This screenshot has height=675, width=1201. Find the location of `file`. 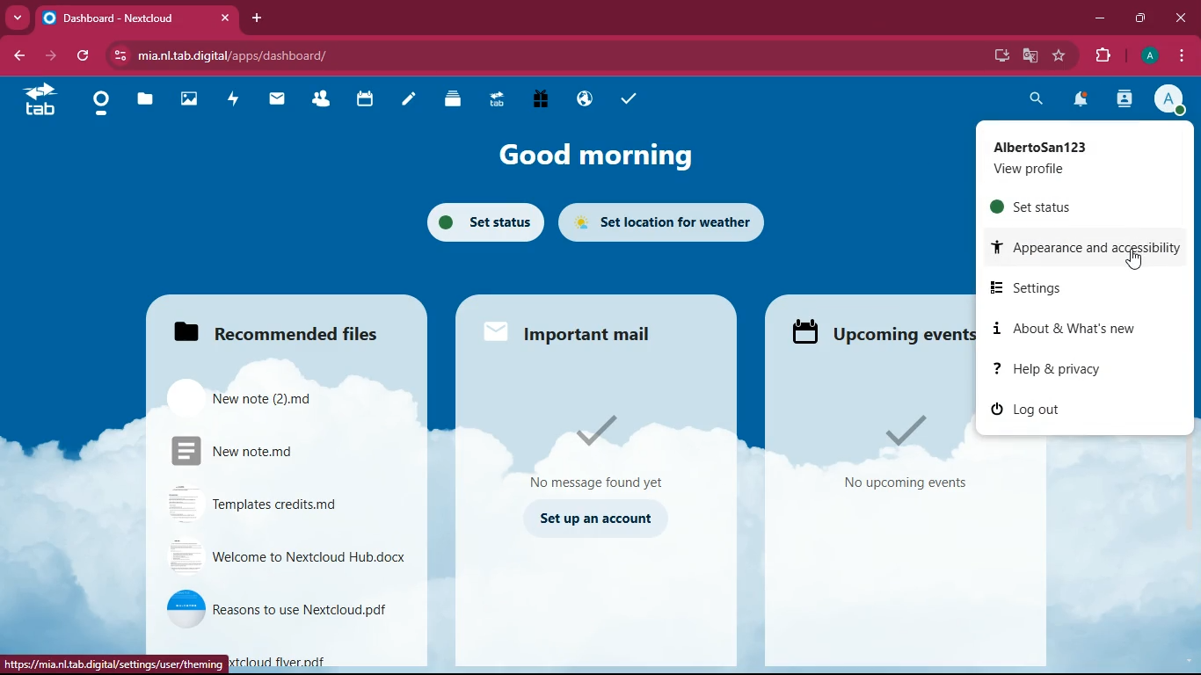

file is located at coordinates (317, 657).